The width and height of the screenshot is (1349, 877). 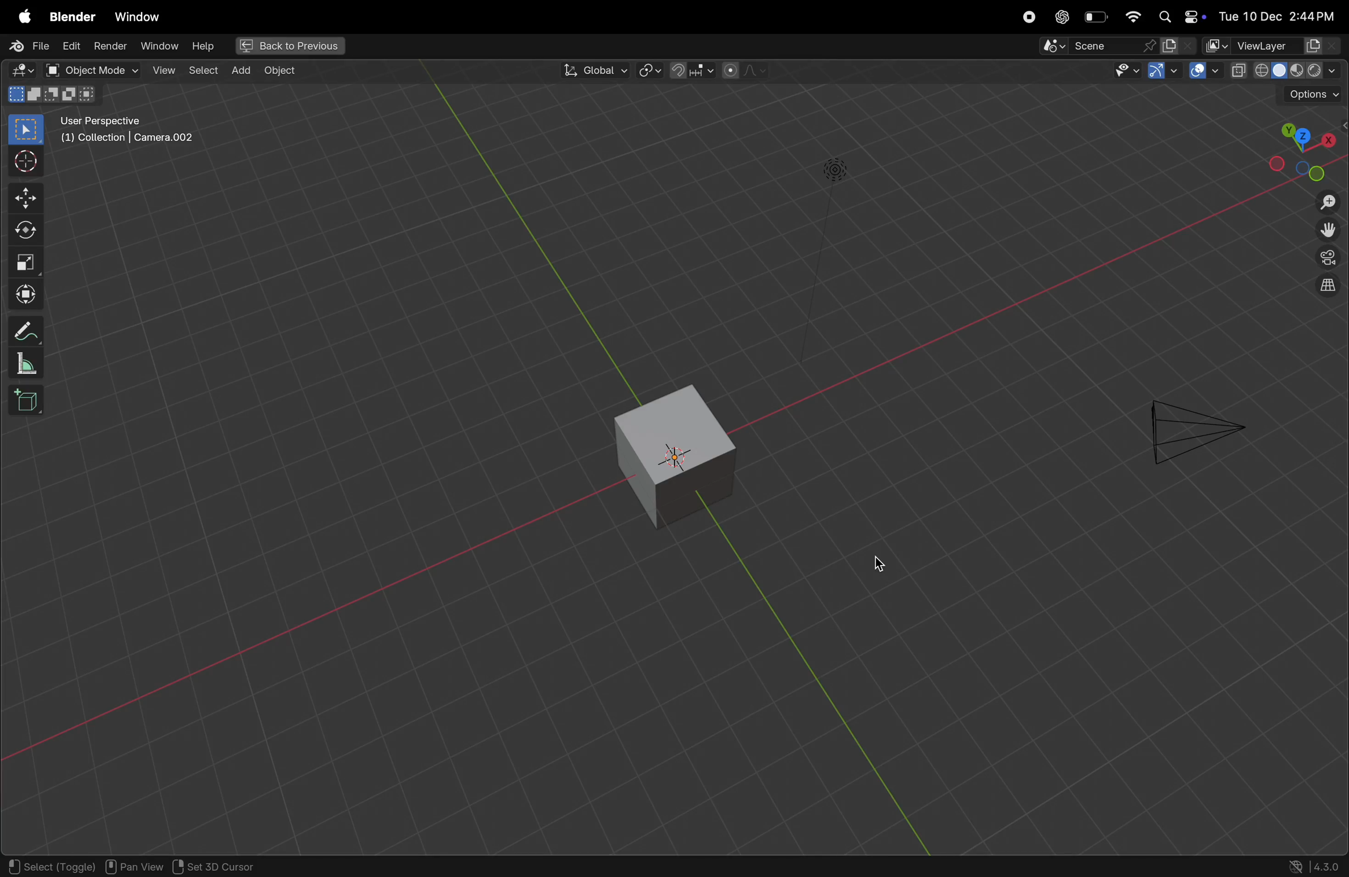 What do you see at coordinates (1275, 46) in the screenshot?
I see `View layer` at bounding box center [1275, 46].